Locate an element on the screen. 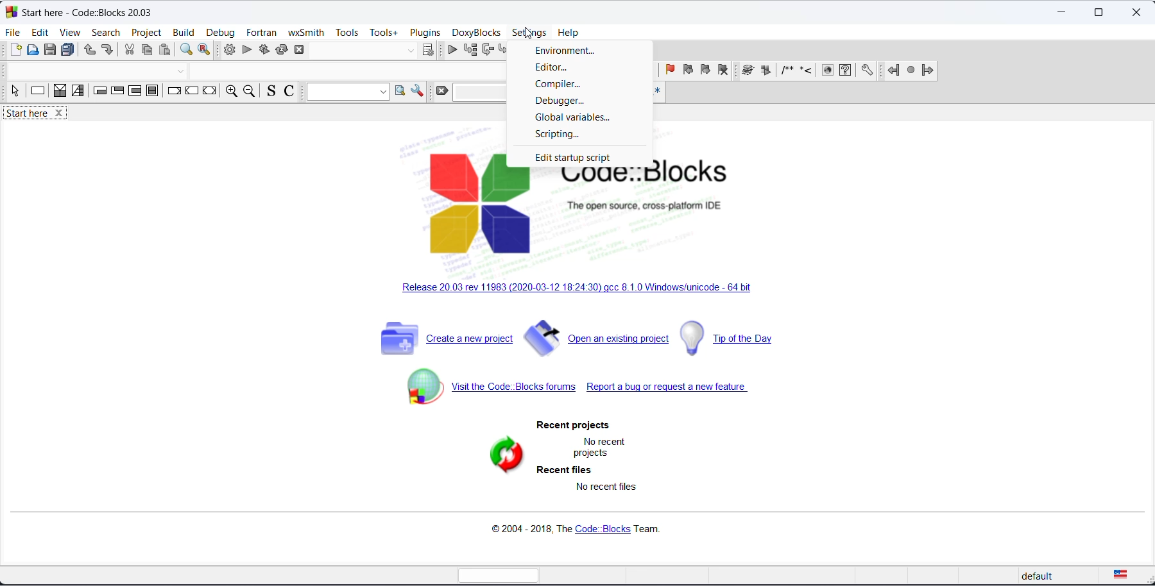 The image size is (1155, 586). build is located at coordinates (183, 33).